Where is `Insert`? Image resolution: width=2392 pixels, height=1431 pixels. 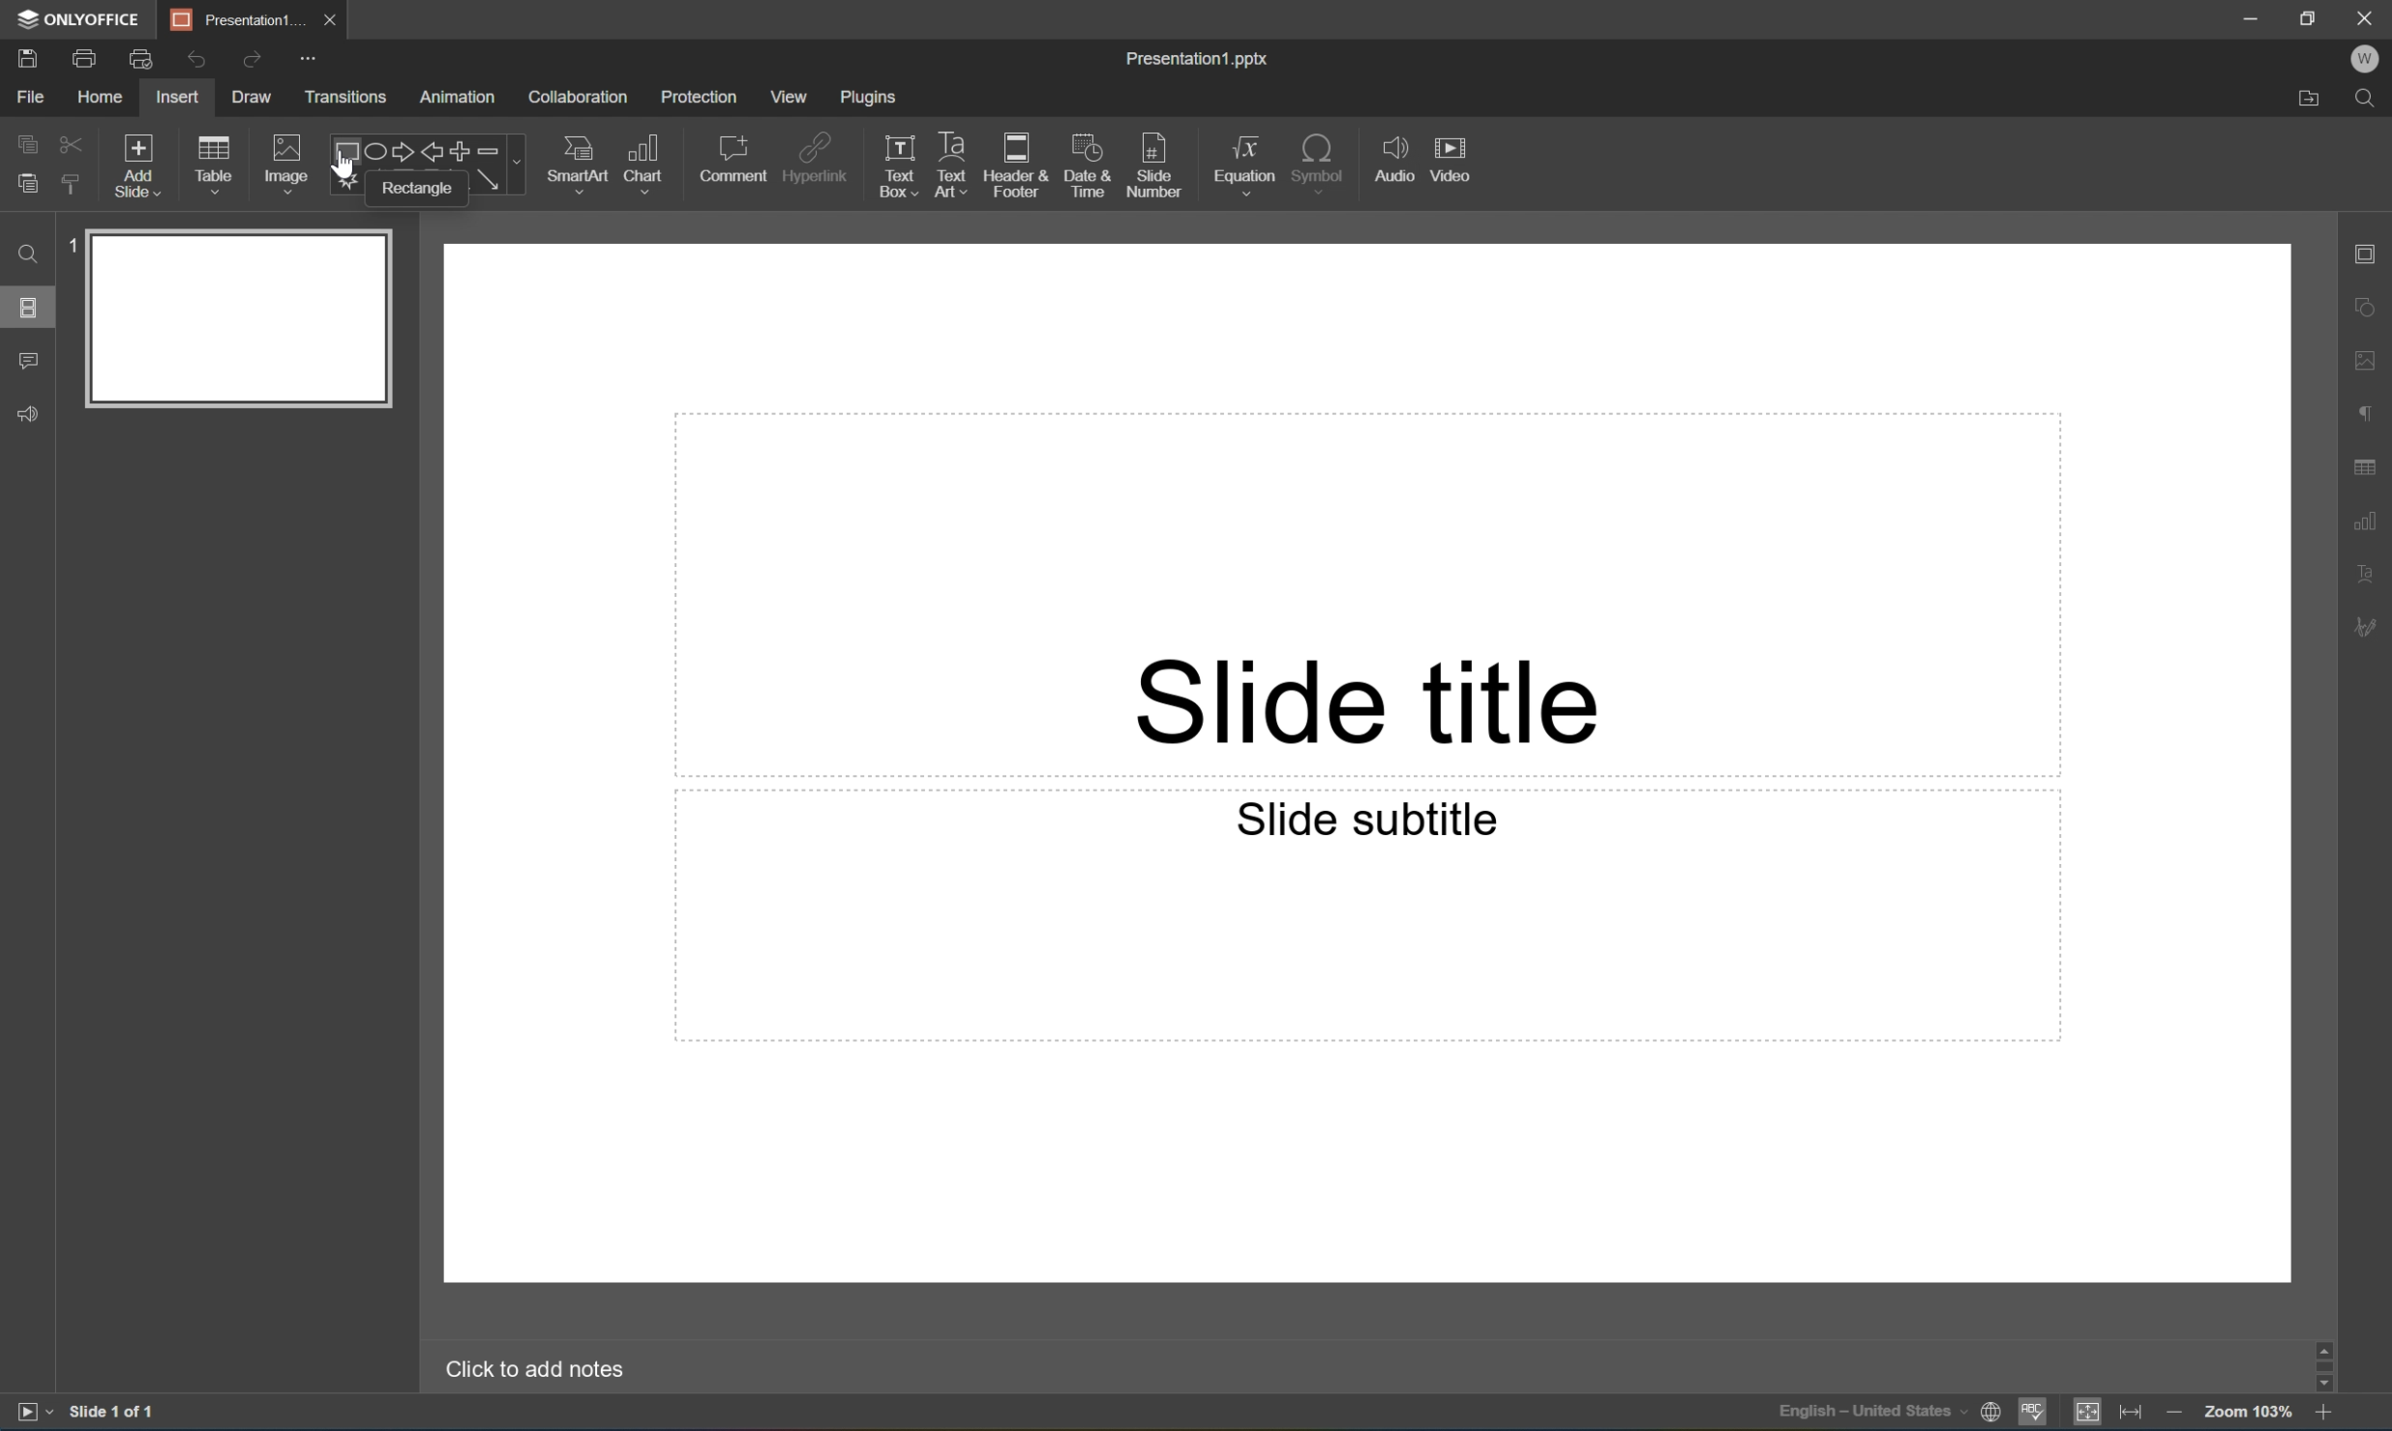 Insert is located at coordinates (177, 97).